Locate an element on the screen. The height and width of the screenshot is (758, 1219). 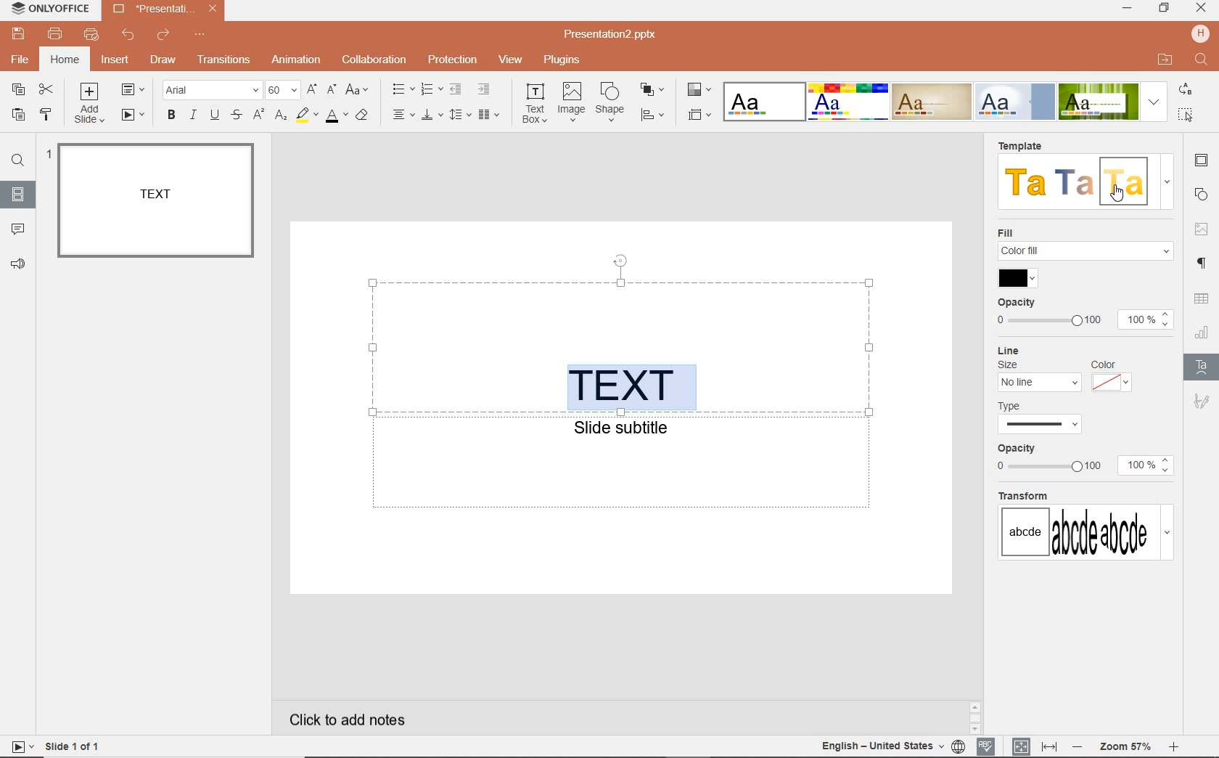
CHANGE COLOR THEME is located at coordinates (698, 91).